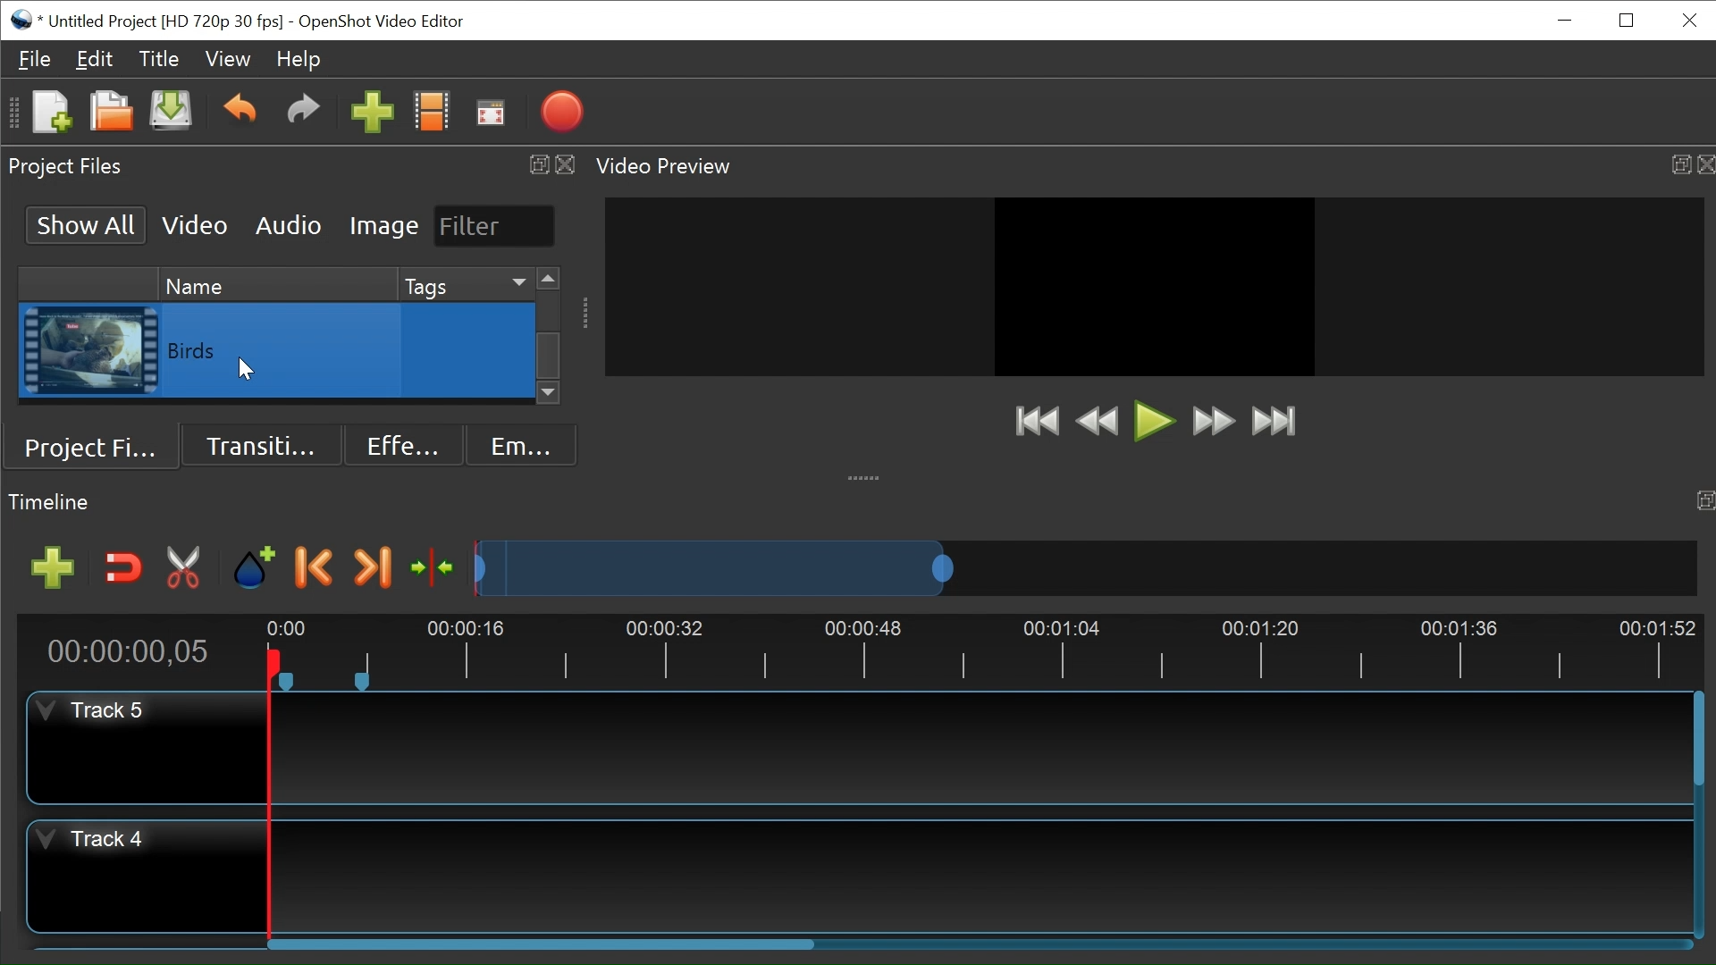 This screenshot has height=965, width=1716. I want to click on Jump to End, so click(1274, 424).